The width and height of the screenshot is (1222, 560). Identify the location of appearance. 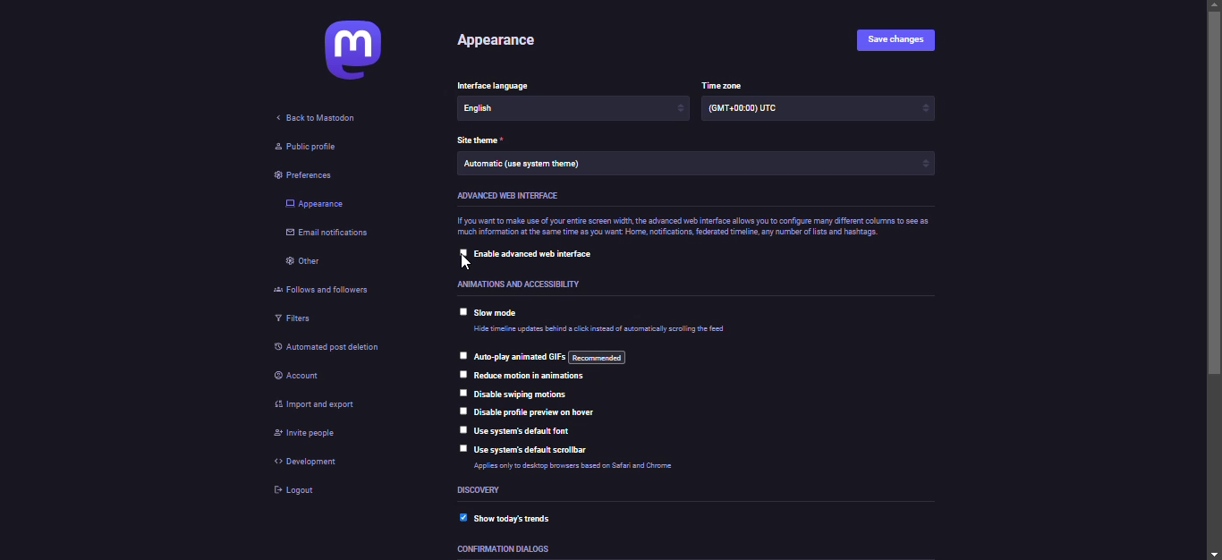
(312, 202).